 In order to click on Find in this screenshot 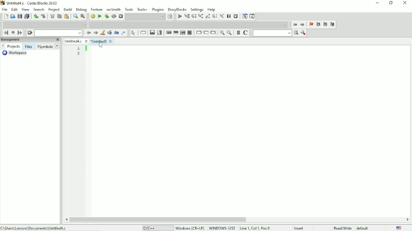, I will do `click(75, 17)`.